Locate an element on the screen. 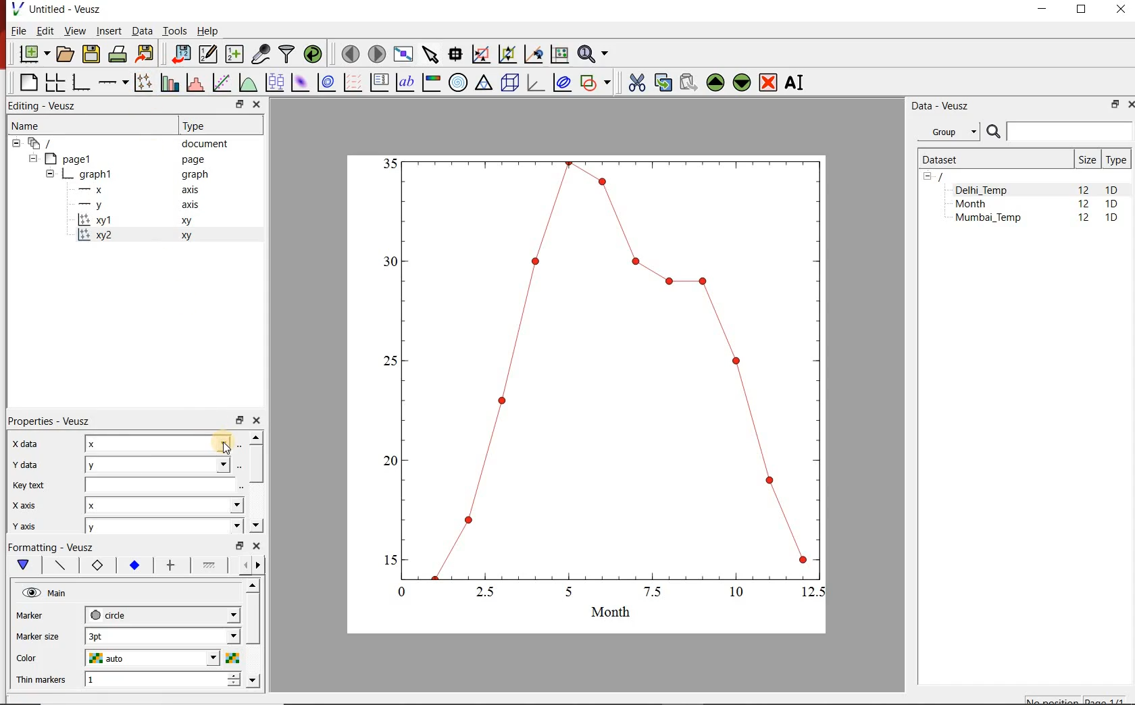 The width and height of the screenshot is (1135, 705). SEARCH DATASETS is located at coordinates (1059, 132).